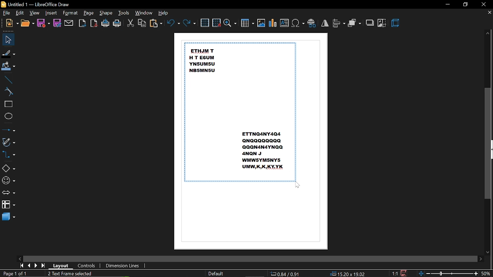 The width and height of the screenshot is (493, 277). I want to click on Cursor, so click(297, 185).